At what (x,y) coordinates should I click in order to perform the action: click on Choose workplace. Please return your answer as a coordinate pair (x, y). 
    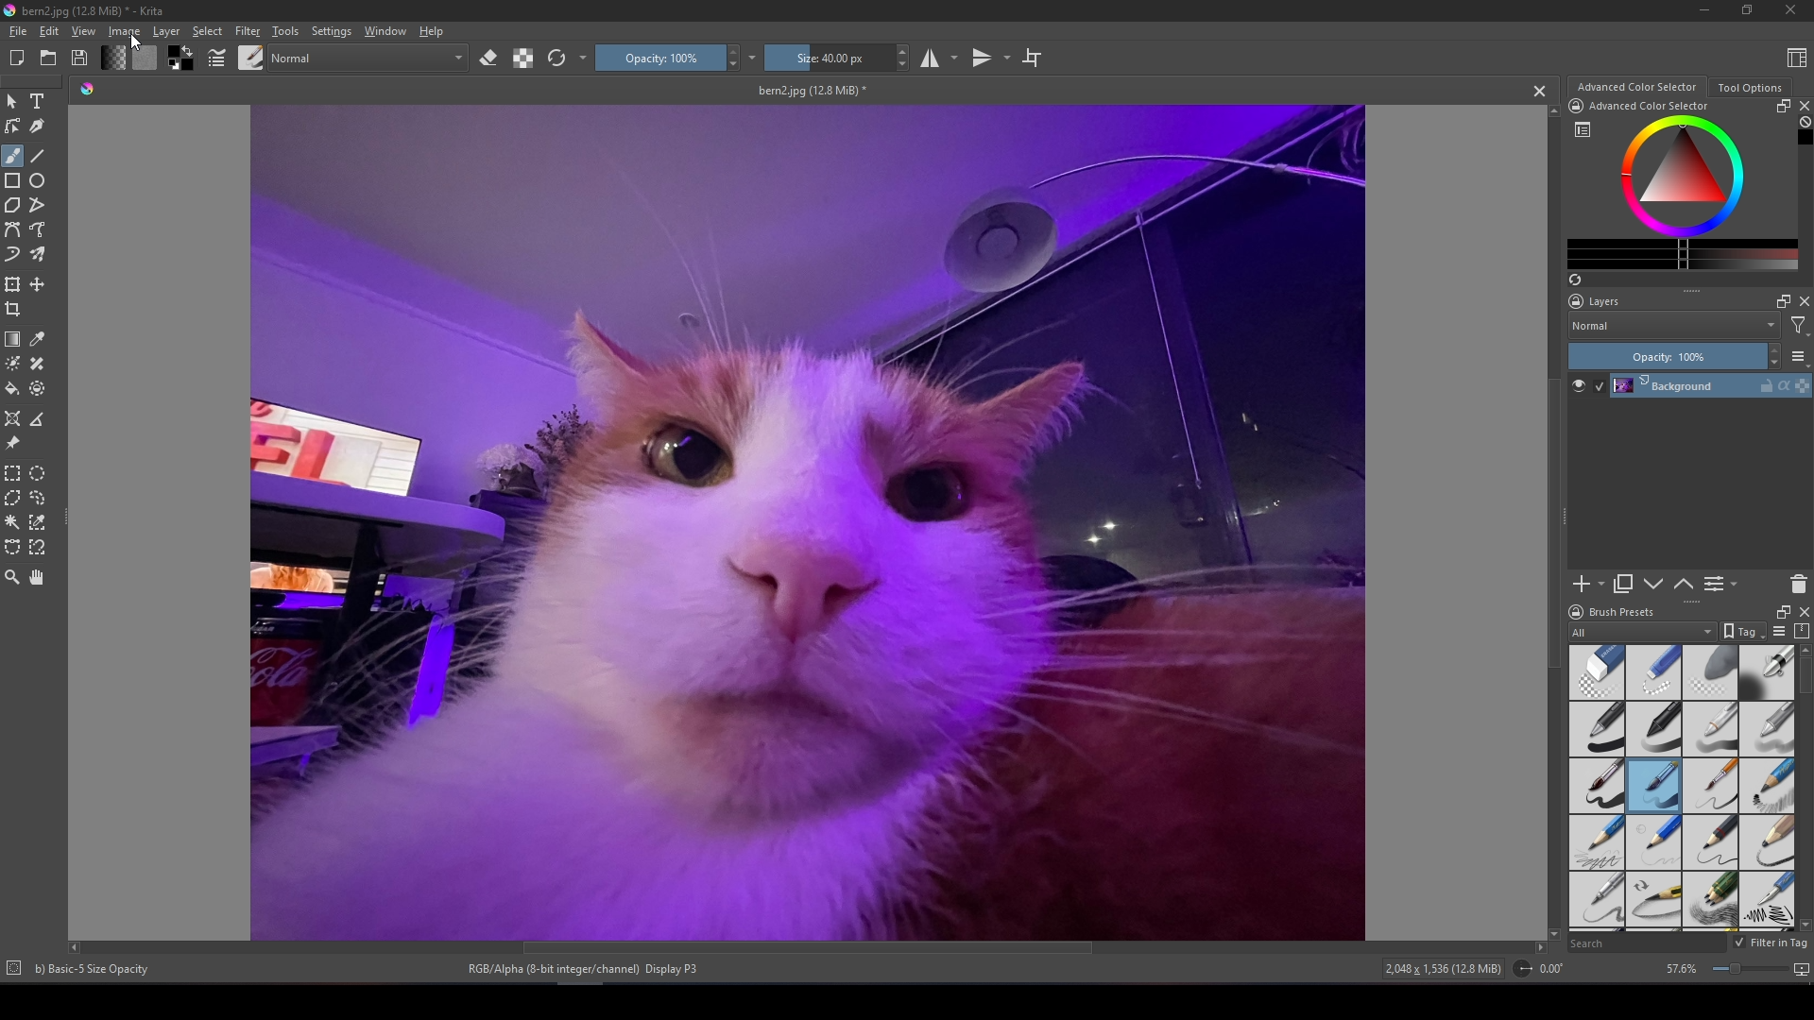
    Looking at the image, I should click on (1795, 58).